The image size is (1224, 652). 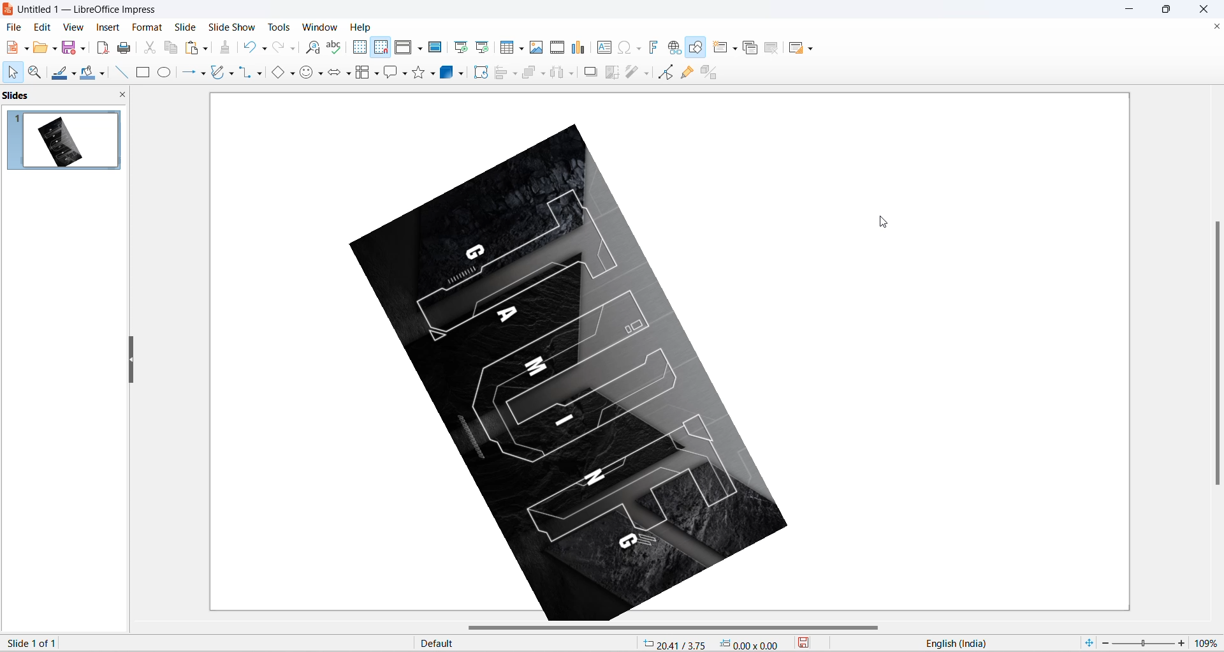 I want to click on export as pdf, so click(x=102, y=46).